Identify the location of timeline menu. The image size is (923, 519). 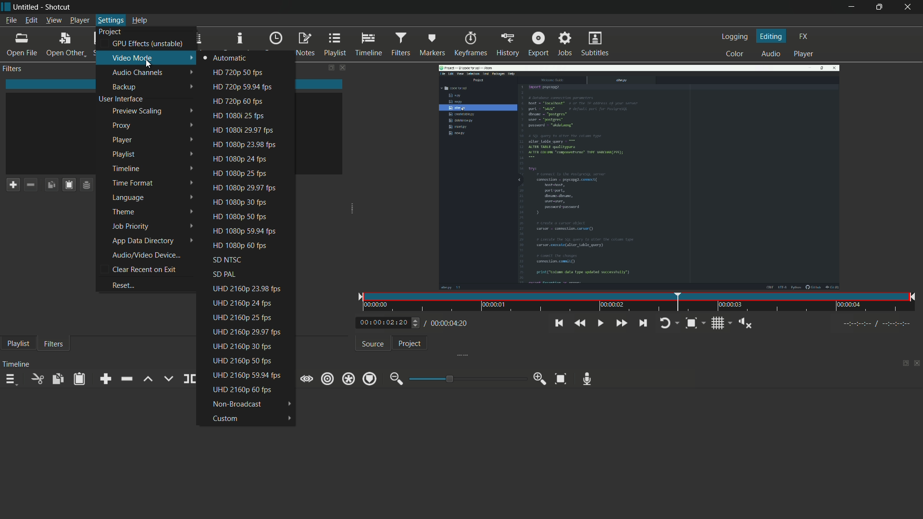
(11, 380).